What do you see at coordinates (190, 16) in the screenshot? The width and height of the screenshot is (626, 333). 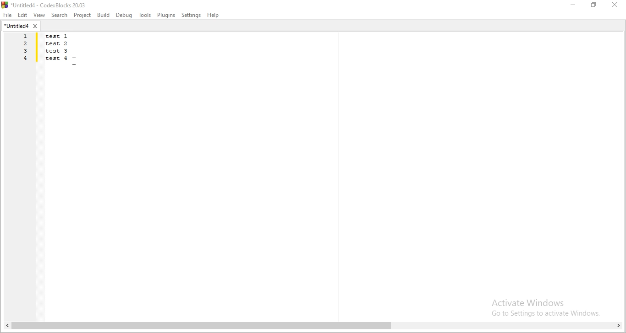 I see `Settings ` at bounding box center [190, 16].